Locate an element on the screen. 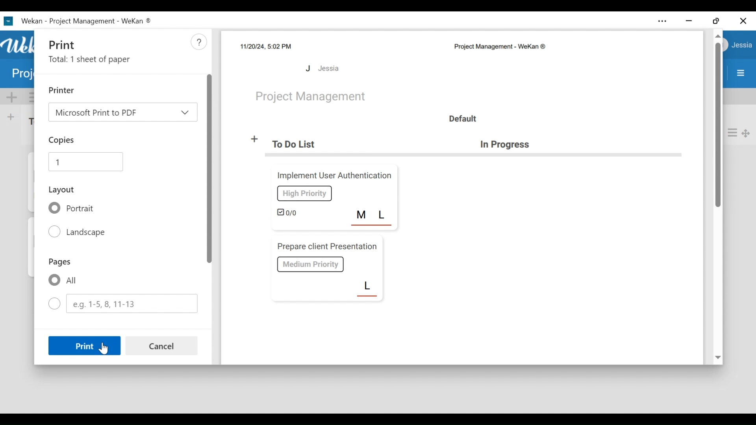 The image size is (756, 425). Restore is located at coordinates (716, 21).